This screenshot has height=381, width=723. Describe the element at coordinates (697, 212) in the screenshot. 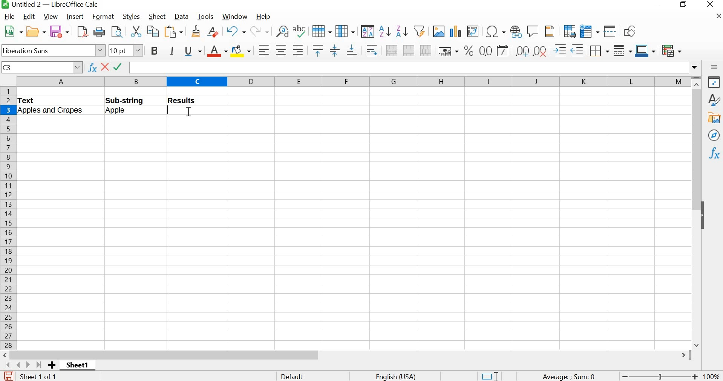

I see `scrollbar` at that location.